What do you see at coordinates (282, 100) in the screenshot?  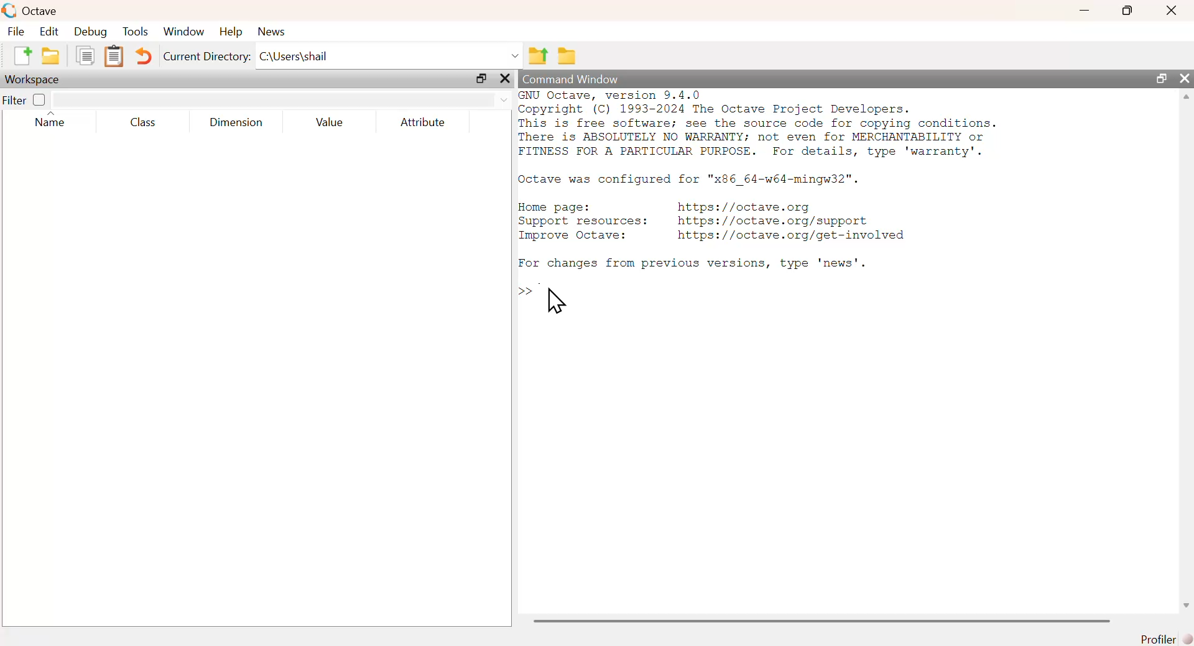 I see `filter` at bounding box center [282, 100].